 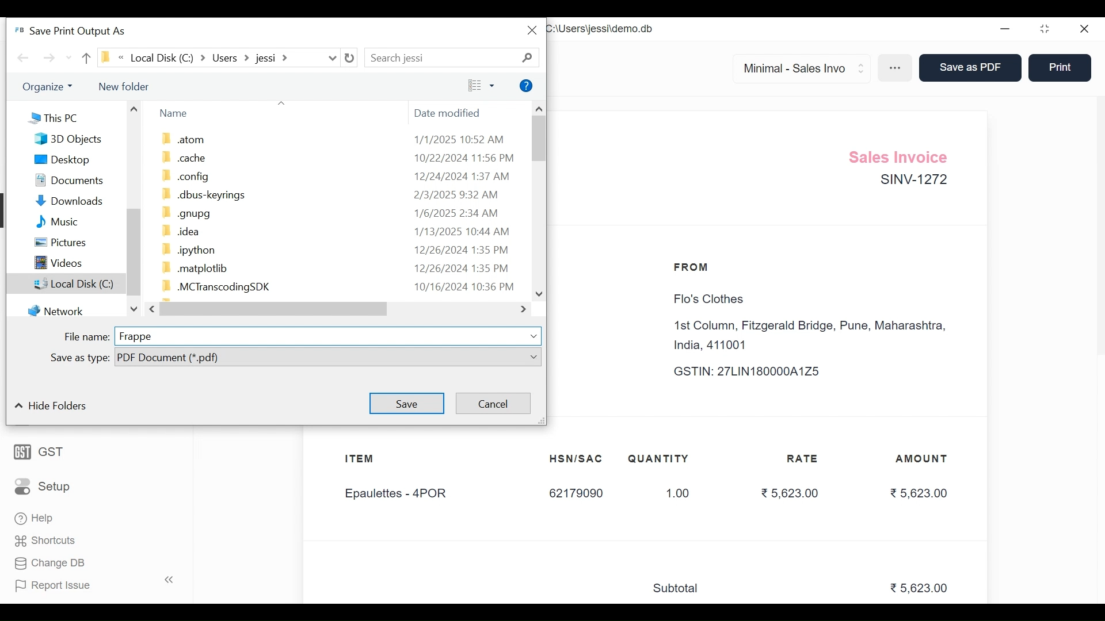 What do you see at coordinates (24, 59) in the screenshot?
I see `Back` at bounding box center [24, 59].